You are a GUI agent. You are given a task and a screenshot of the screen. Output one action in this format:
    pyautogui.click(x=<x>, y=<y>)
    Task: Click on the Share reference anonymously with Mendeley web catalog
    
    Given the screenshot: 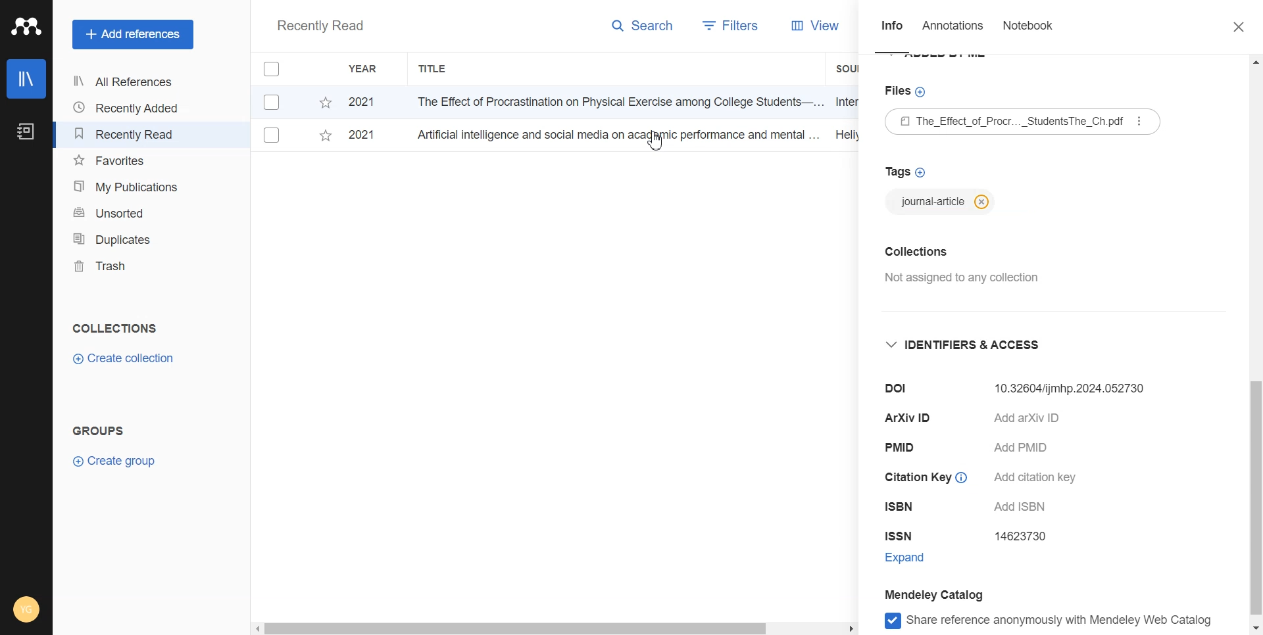 What is the action you would take?
    pyautogui.click(x=1042, y=622)
    